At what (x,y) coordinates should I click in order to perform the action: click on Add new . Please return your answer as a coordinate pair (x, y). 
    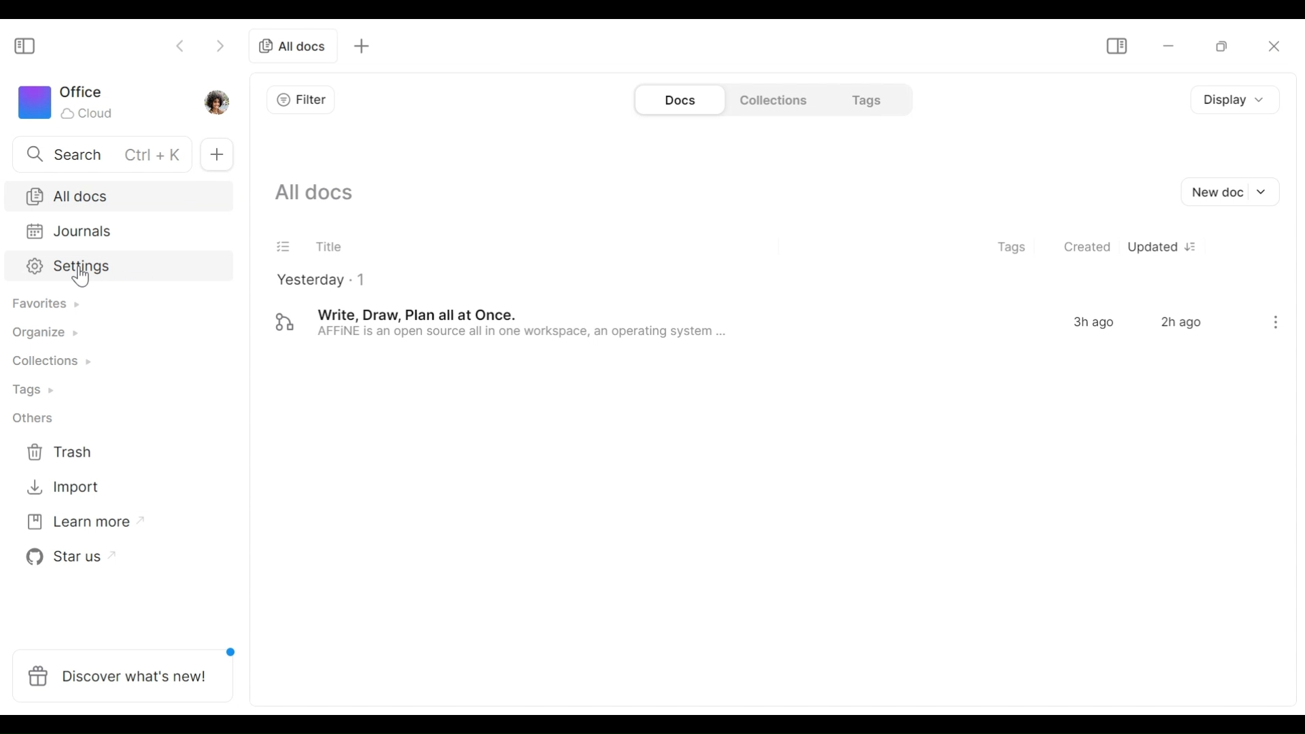
    Looking at the image, I should click on (217, 152).